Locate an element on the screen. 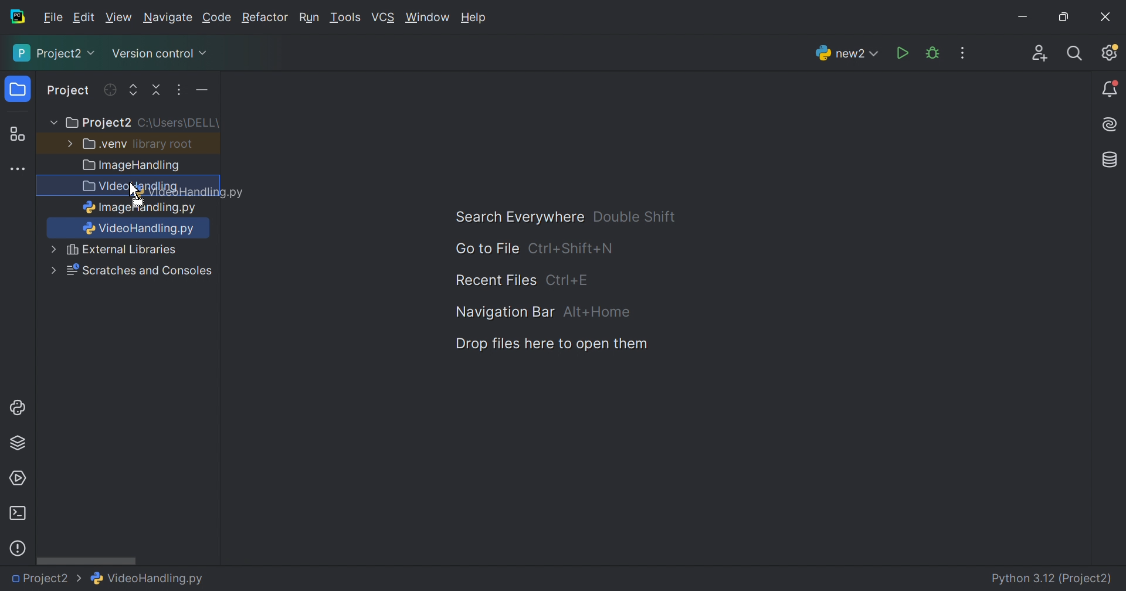  VideiHandling.py is located at coordinates (141, 228).